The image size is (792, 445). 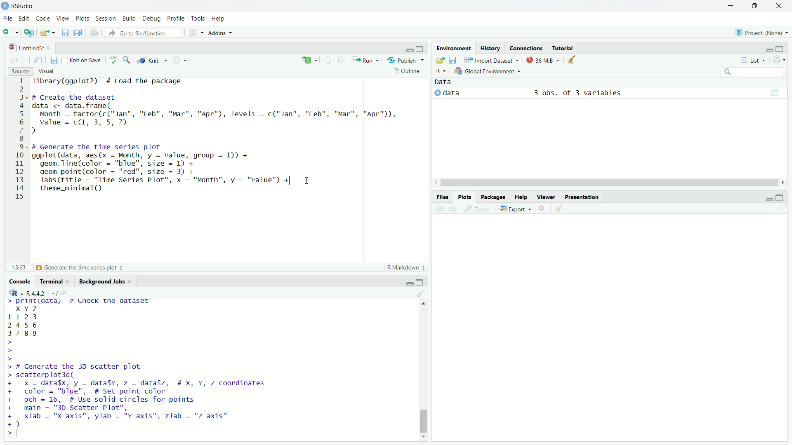 What do you see at coordinates (15, 267) in the screenshot?
I see `13:63` at bounding box center [15, 267].